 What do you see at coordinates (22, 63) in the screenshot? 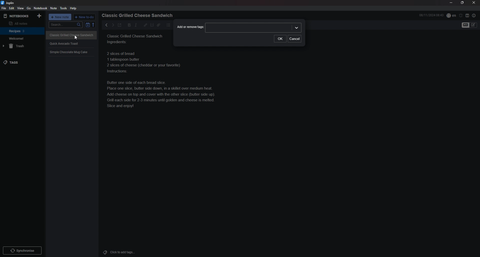
I see `tags` at bounding box center [22, 63].